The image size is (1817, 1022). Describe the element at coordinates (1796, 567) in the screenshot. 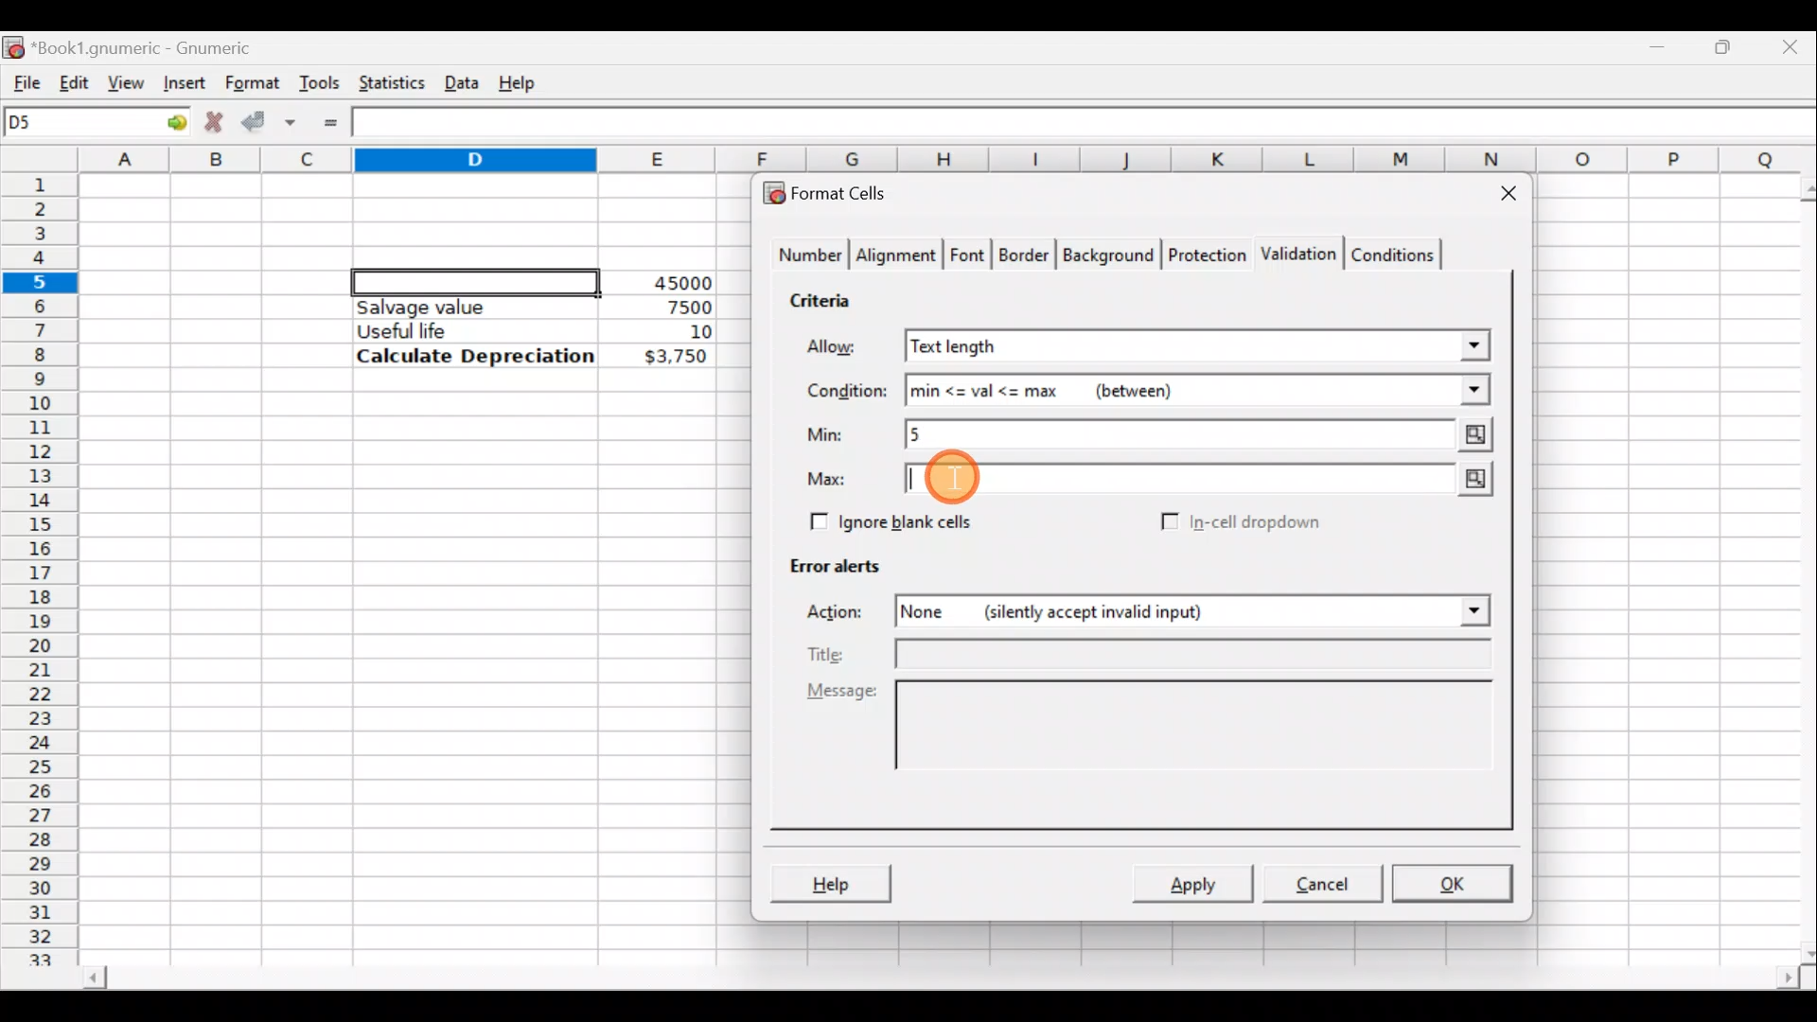

I see `Scroll bar` at that location.